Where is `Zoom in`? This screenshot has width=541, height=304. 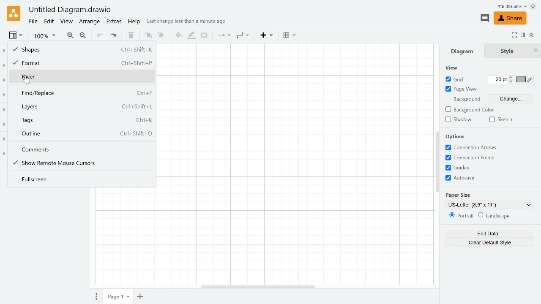 Zoom in is located at coordinates (70, 35).